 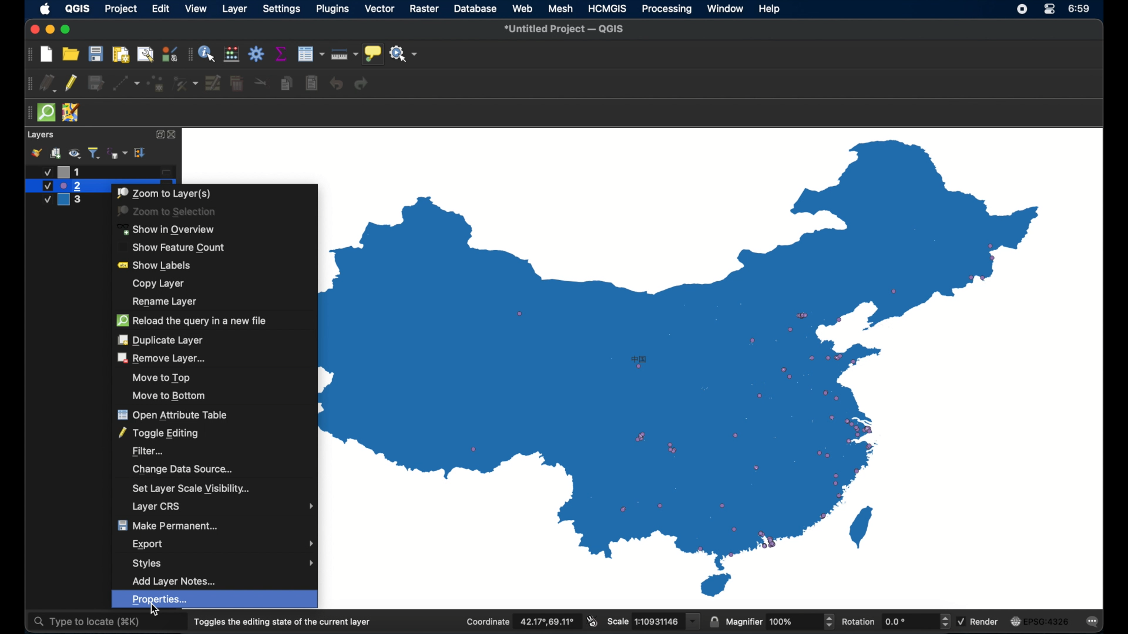 I want to click on styling panel, so click(x=36, y=153).